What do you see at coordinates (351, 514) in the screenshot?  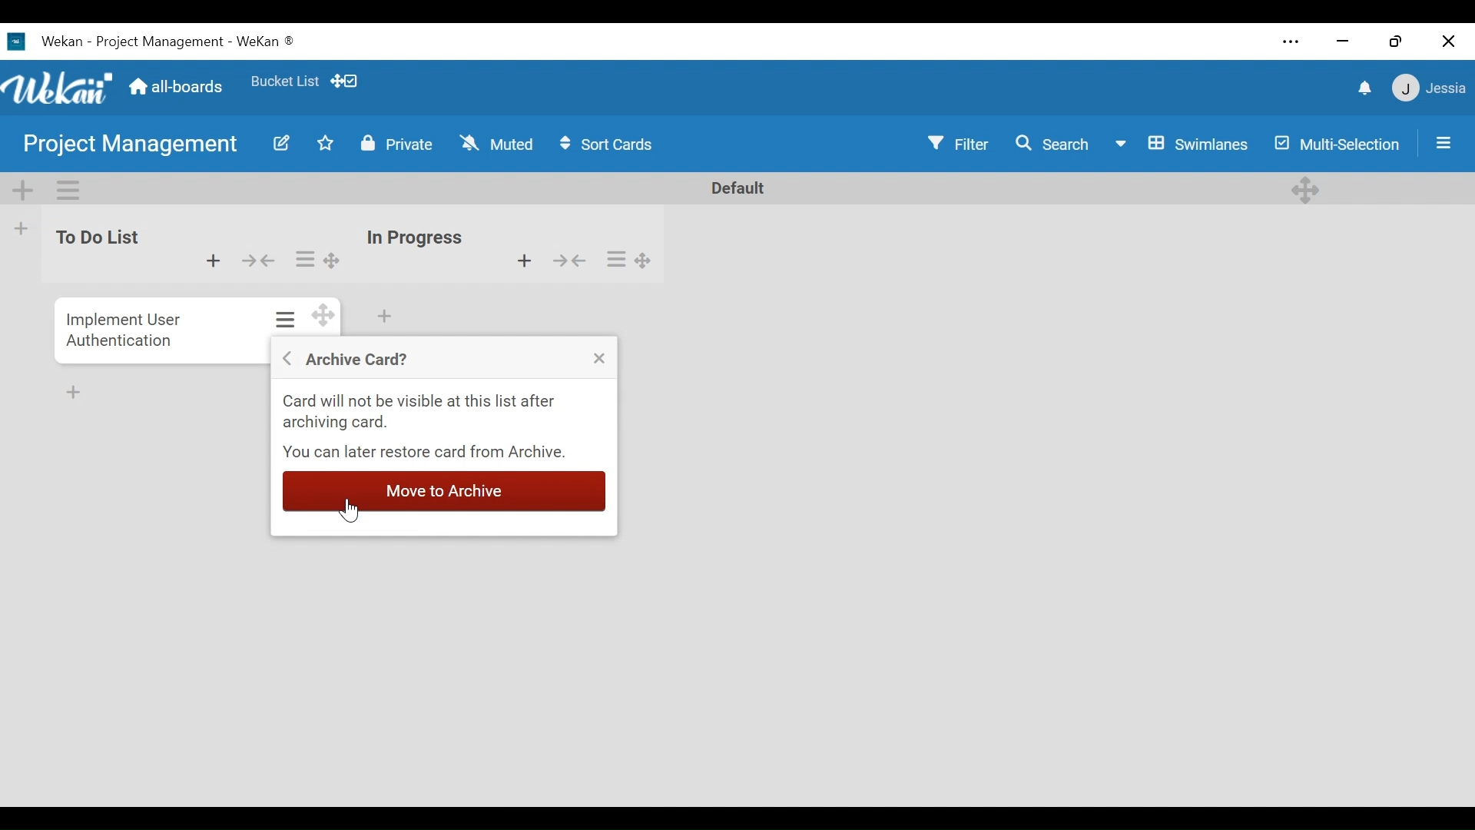 I see `Cursor` at bounding box center [351, 514].